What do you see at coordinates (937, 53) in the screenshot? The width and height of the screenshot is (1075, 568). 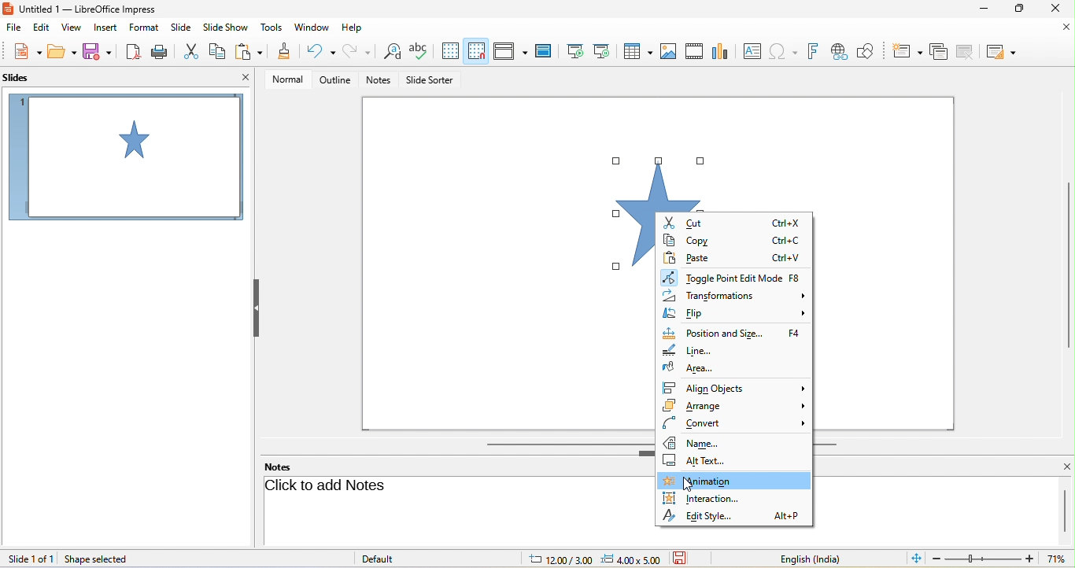 I see `delete slide` at bounding box center [937, 53].